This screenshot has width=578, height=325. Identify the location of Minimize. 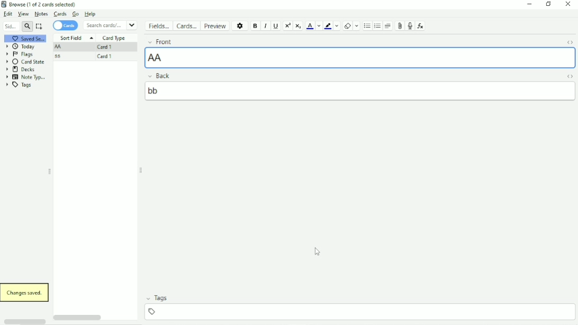
(529, 4).